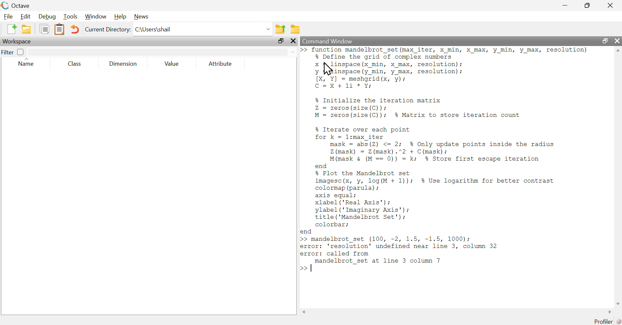 This screenshot has height=325, width=622. Describe the element at coordinates (19, 41) in the screenshot. I see `Workspace` at that location.